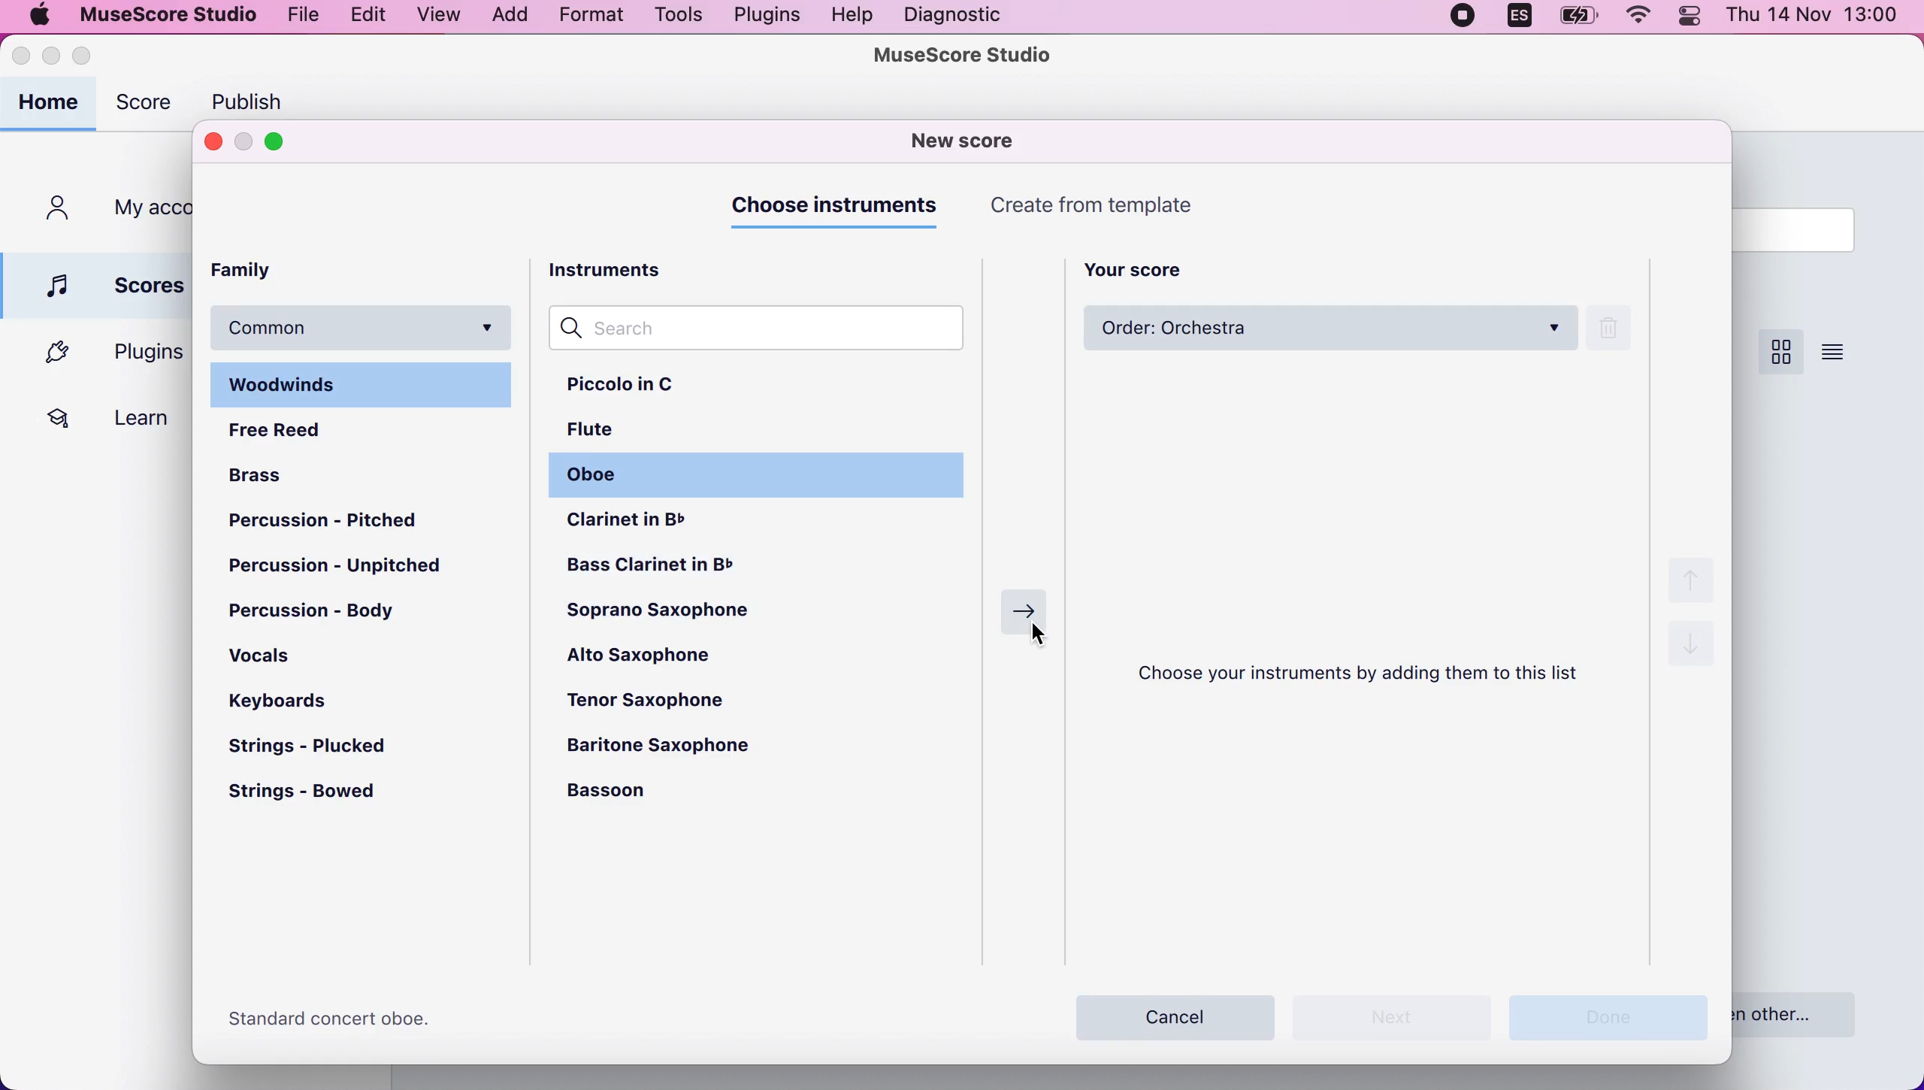 The height and width of the screenshot is (1090, 1924). I want to click on flute, so click(612, 434).